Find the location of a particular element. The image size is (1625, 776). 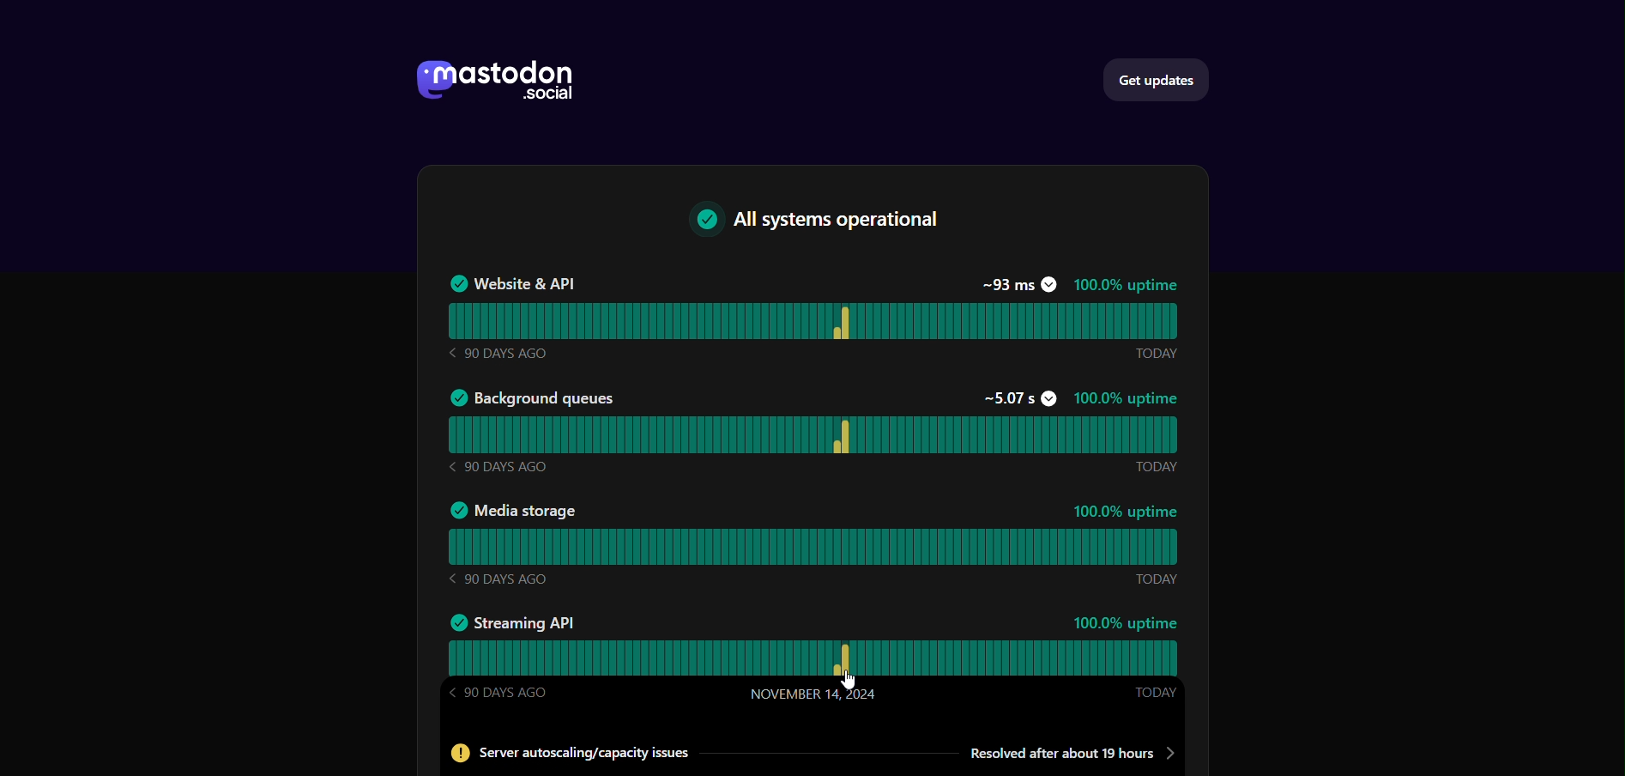

issues in streaming API is located at coordinates (806, 754).